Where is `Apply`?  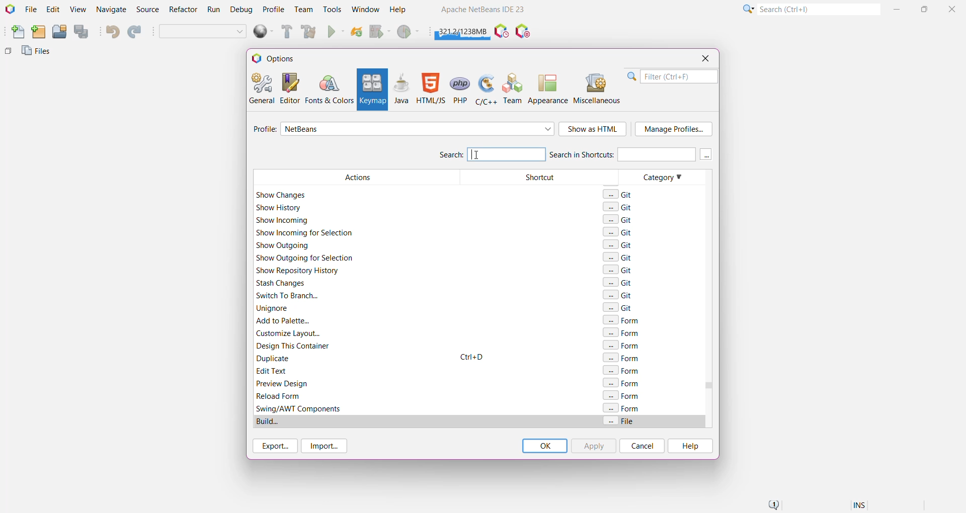 Apply is located at coordinates (593, 446).